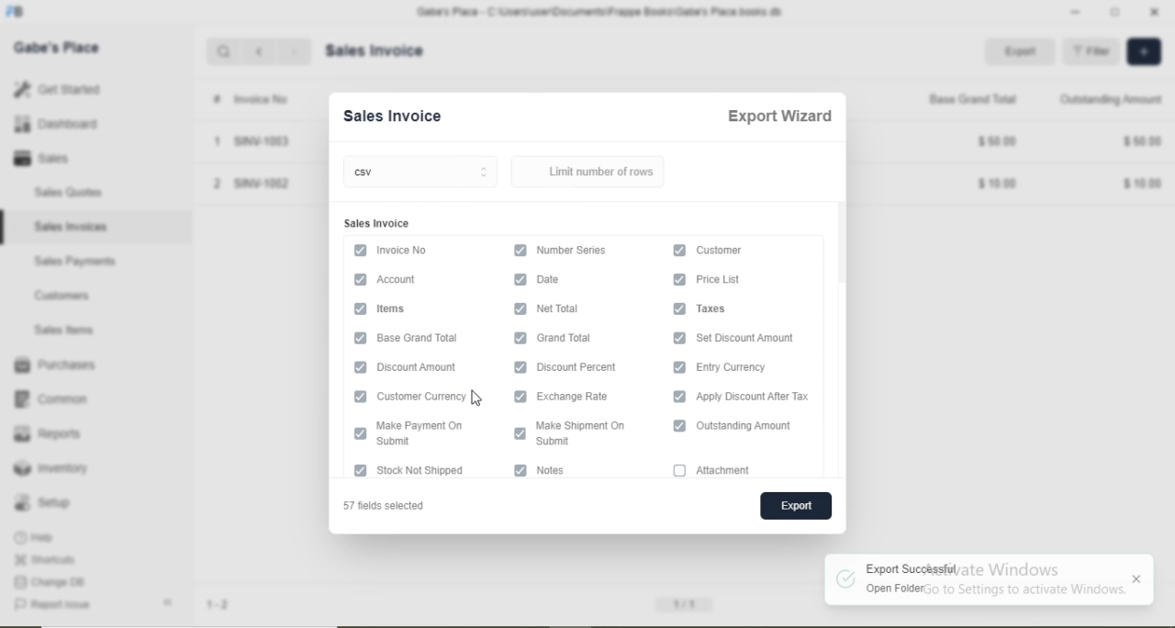  I want to click on Inventory, so click(52, 468).